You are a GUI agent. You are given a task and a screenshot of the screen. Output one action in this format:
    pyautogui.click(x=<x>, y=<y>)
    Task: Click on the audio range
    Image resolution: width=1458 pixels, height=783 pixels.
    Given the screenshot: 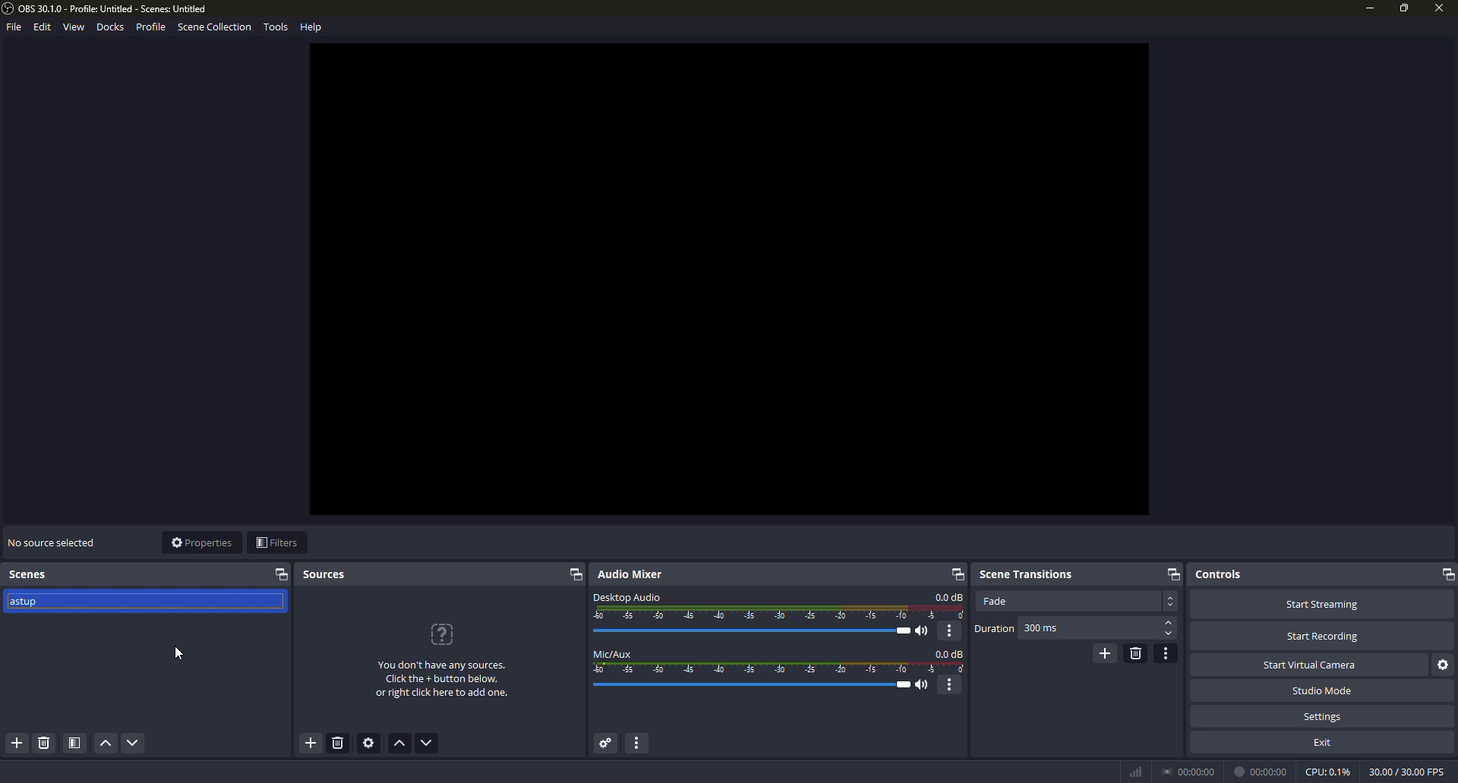 What is the action you would take?
    pyautogui.click(x=780, y=613)
    